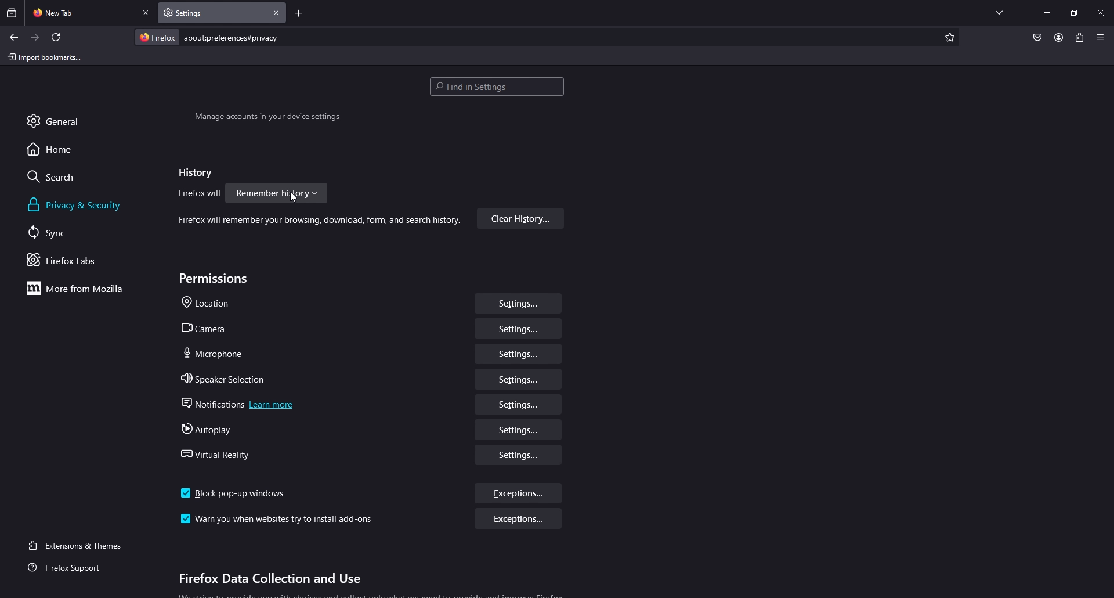  What do you see at coordinates (56, 37) in the screenshot?
I see `refresh` at bounding box center [56, 37].